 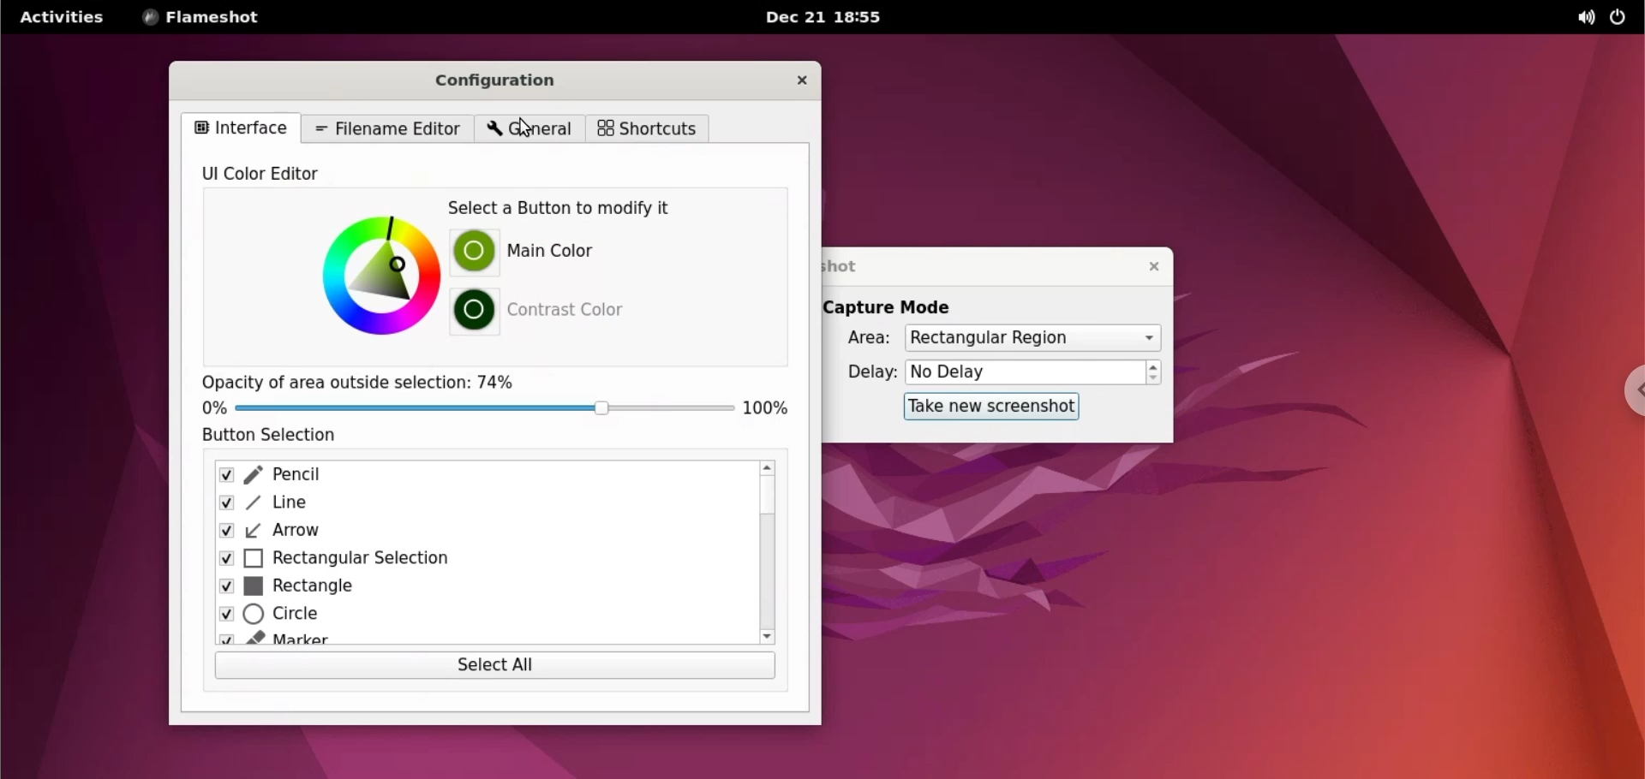 What do you see at coordinates (484, 407) in the screenshot?
I see `opacity slider` at bounding box center [484, 407].